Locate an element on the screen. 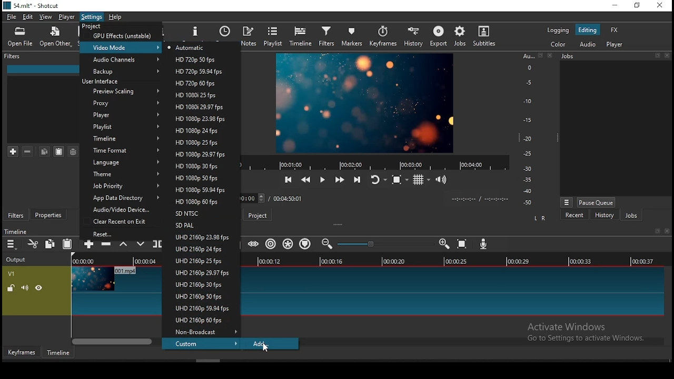 This screenshot has height=379, width=674. split at playhead is located at coordinates (157, 245).